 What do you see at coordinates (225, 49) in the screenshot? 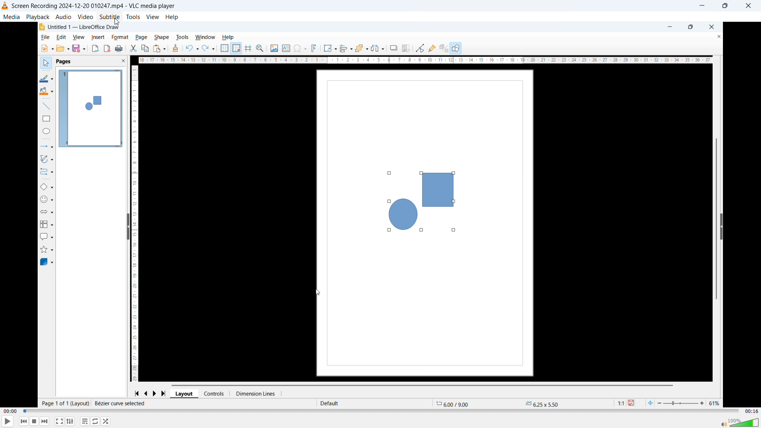
I see `display grid` at bounding box center [225, 49].